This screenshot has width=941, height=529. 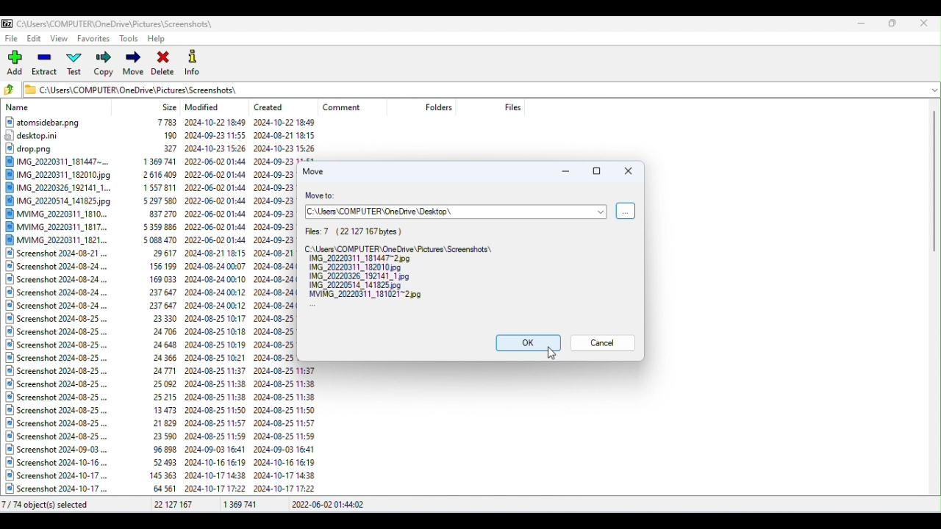 I want to click on Files, so click(x=404, y=264).